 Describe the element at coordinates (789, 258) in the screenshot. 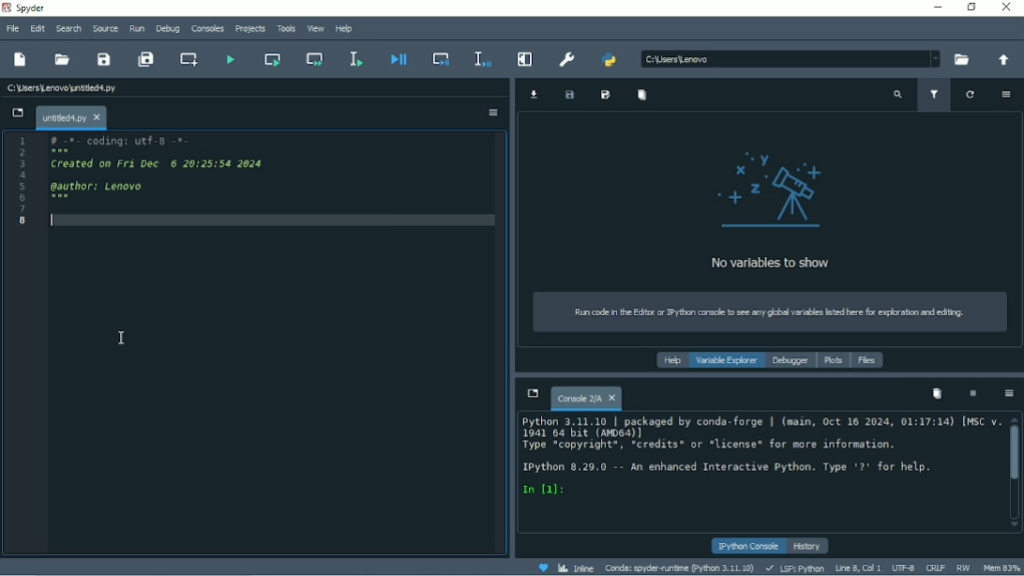

I see `No variables to show` at that location.